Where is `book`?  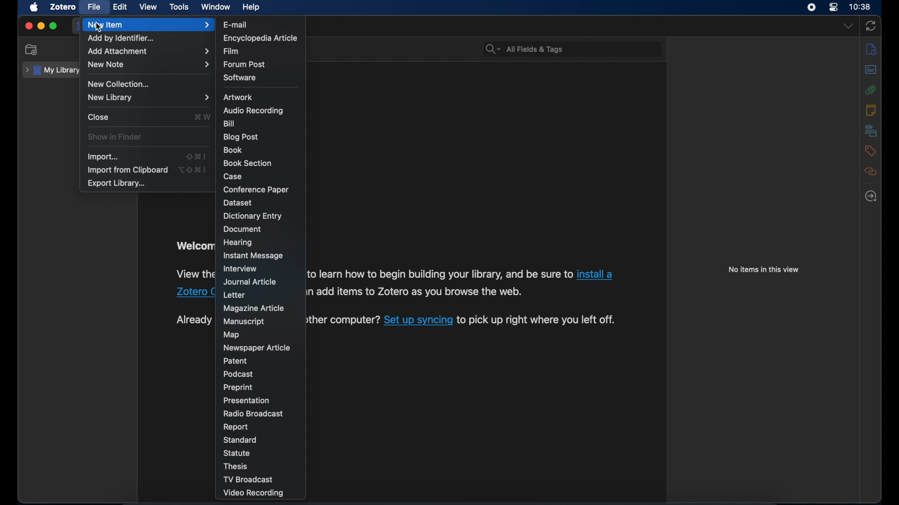 book is located at coordinates (236, 151).